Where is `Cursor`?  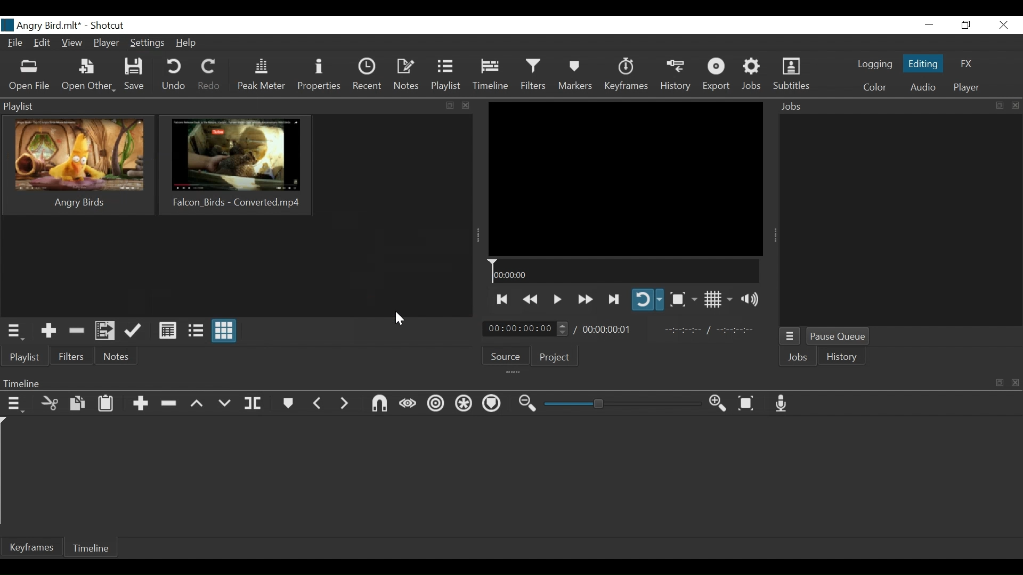
Cursor is located at coordinates (162, 50).